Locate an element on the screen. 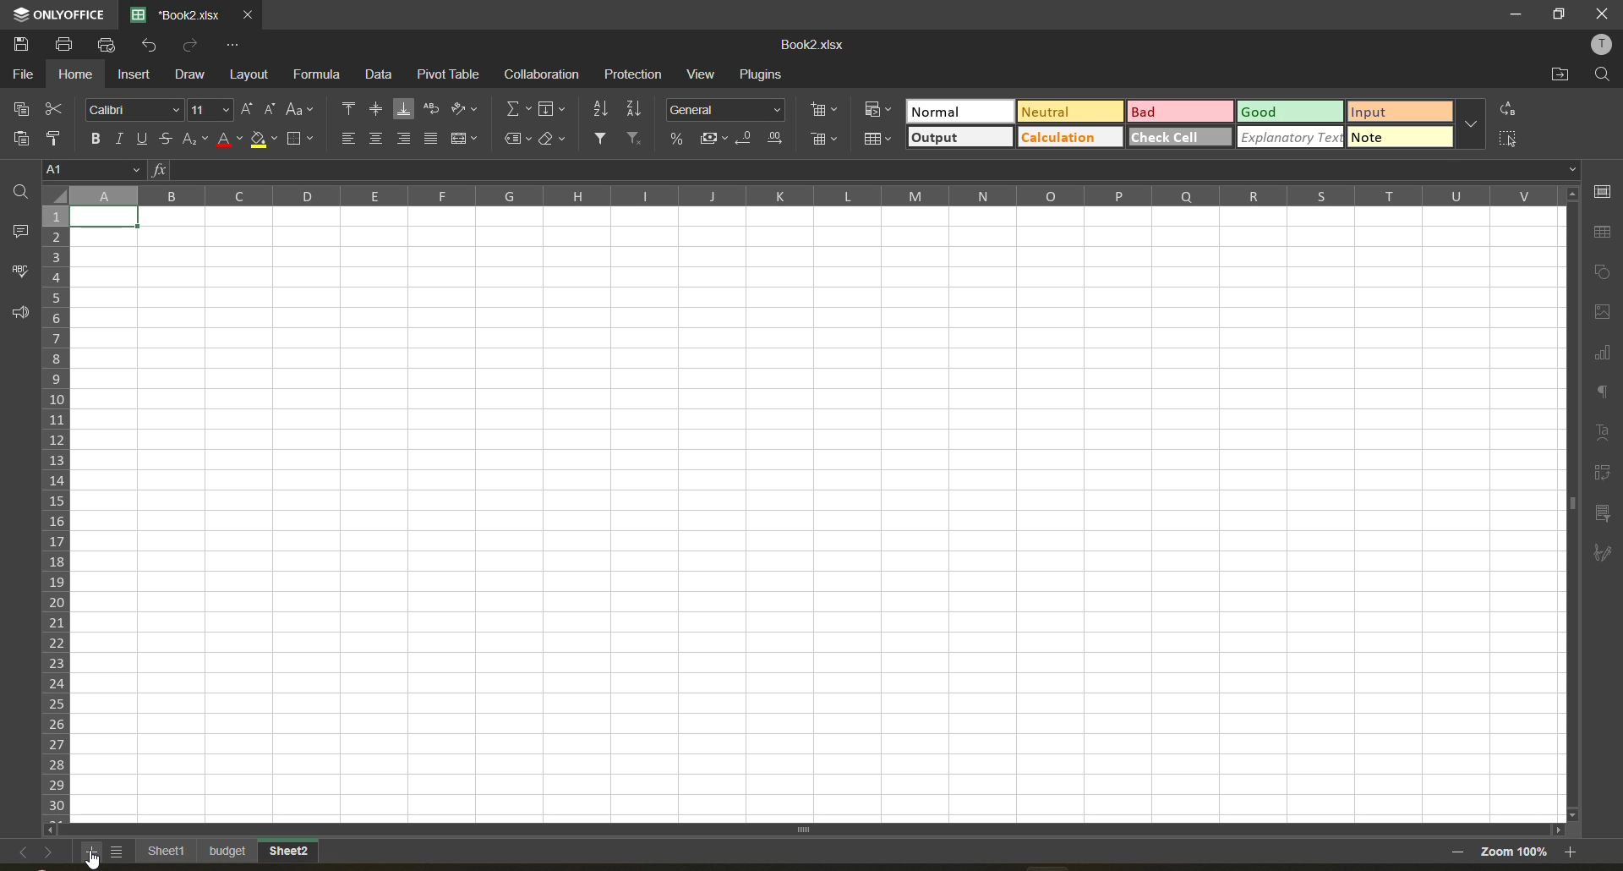 This screenshot has height=871, width=1623. decrease decimal is located at coordinates (746, 140).